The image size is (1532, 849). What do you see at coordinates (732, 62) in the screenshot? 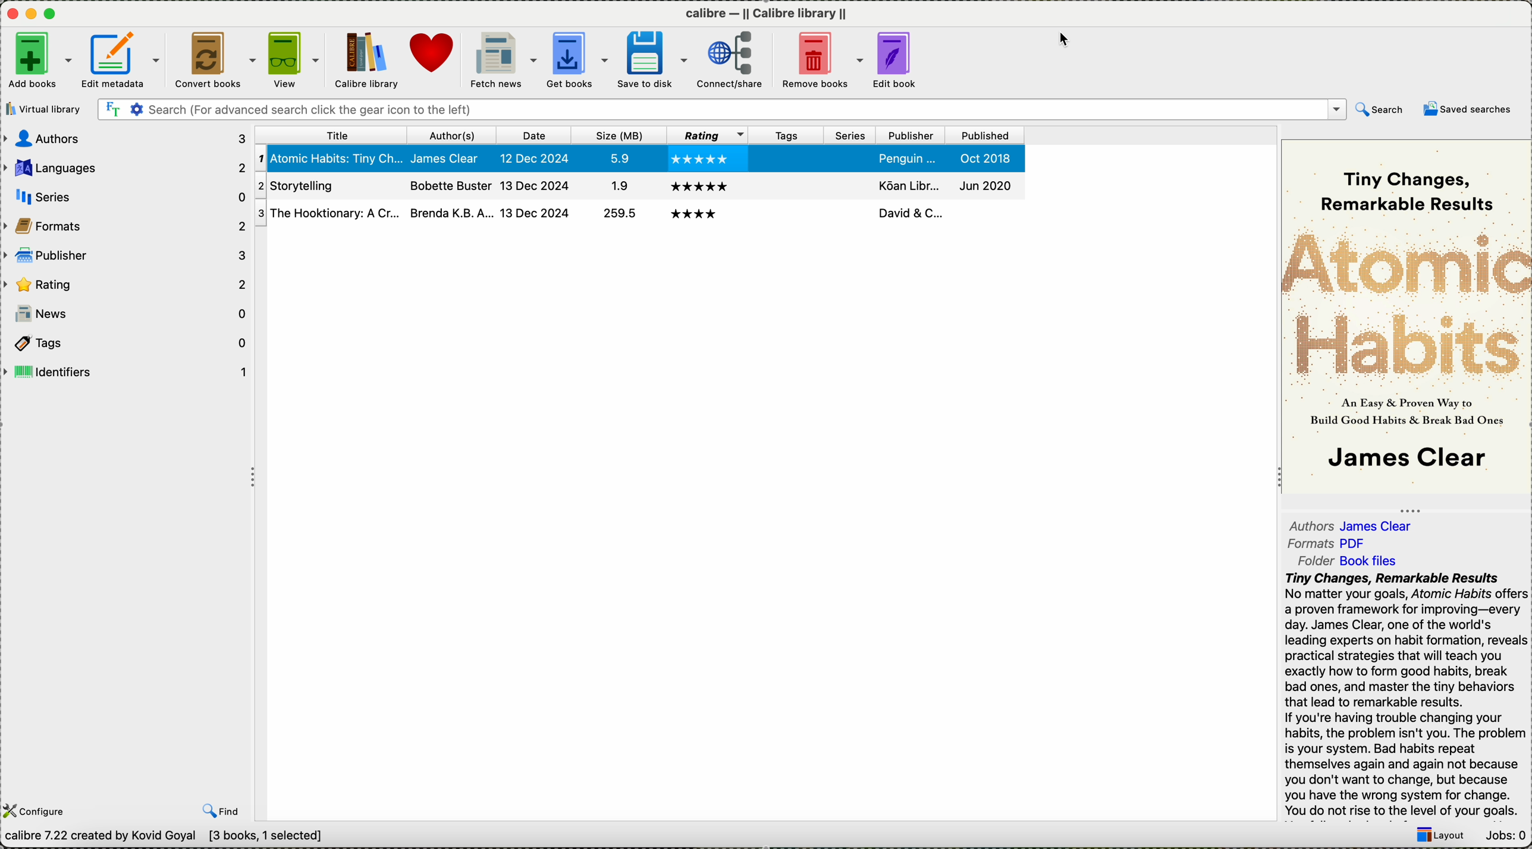
I see `connect/share` at bounding box center [732, 62].